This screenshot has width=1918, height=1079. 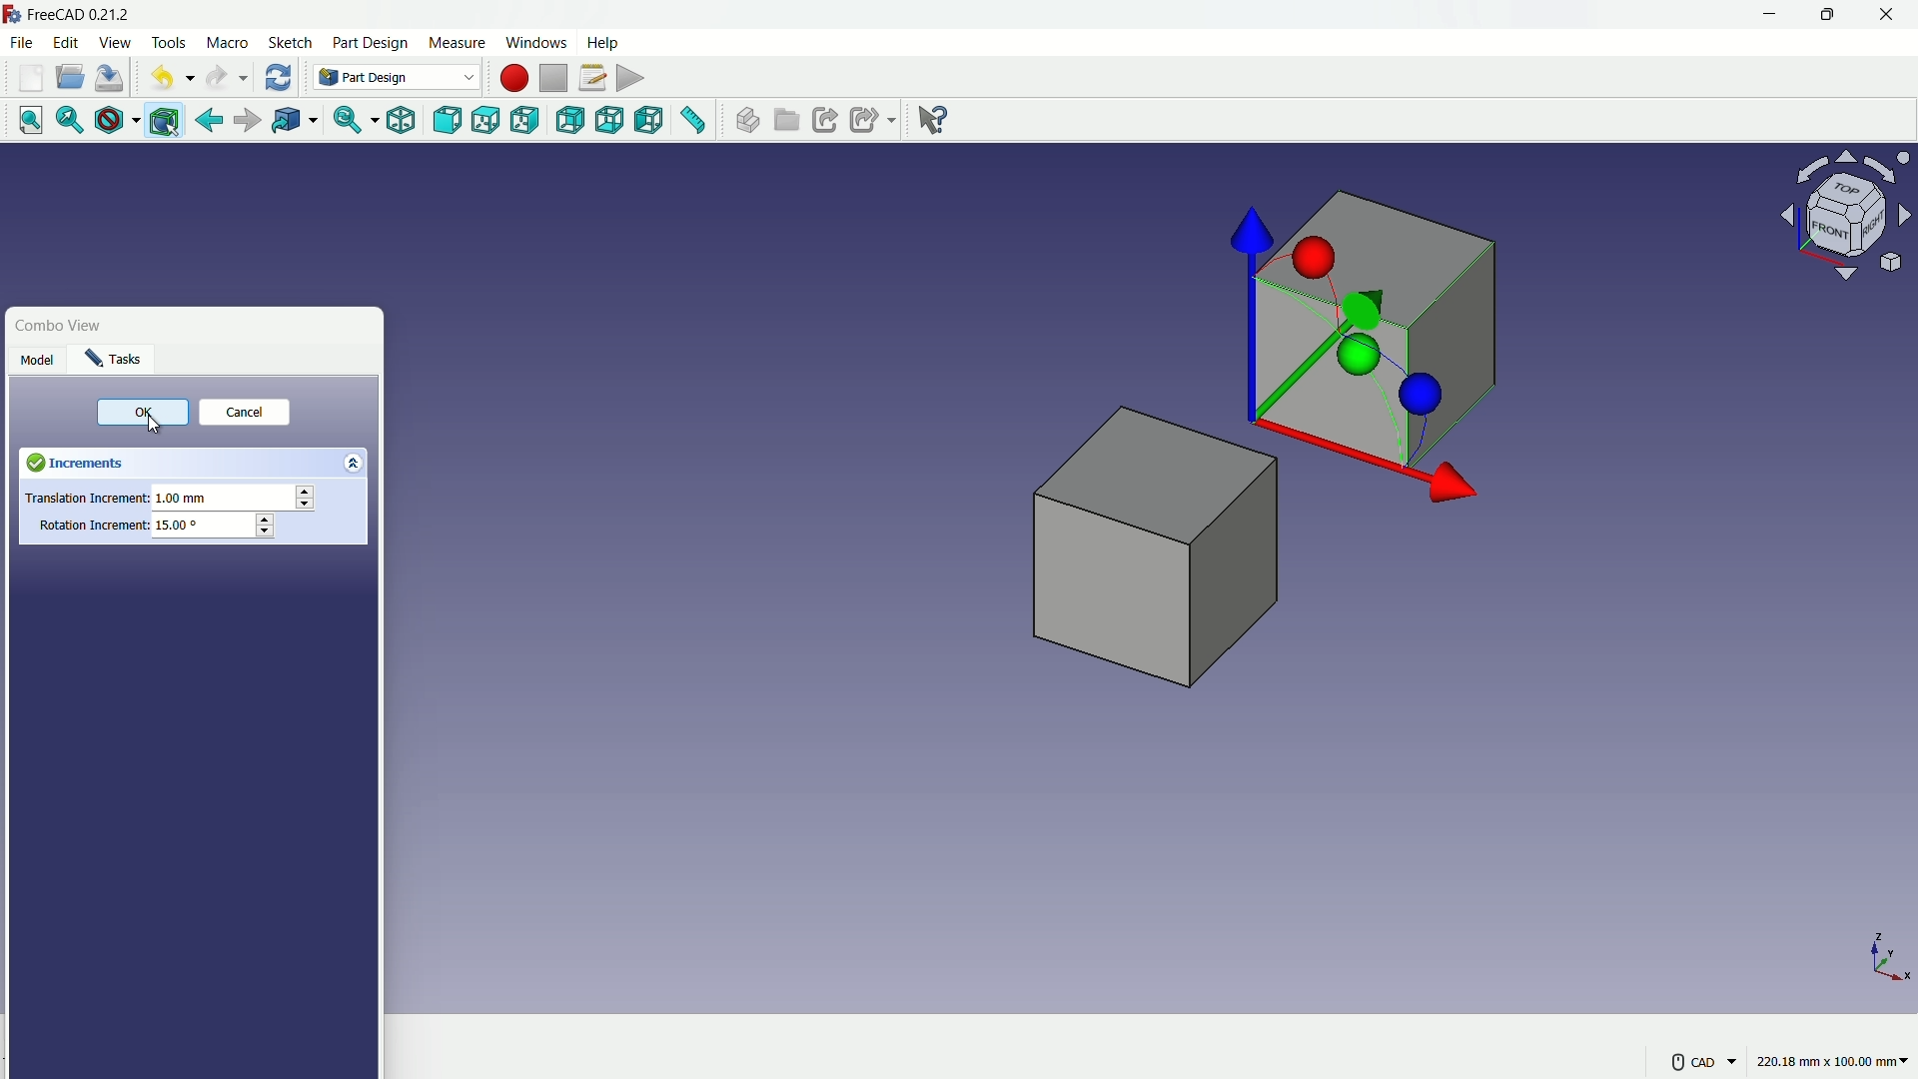 What do you see at coordinates (305, 499) in the screenshot?
I see `stepper button` at bounding box center [305, 499].